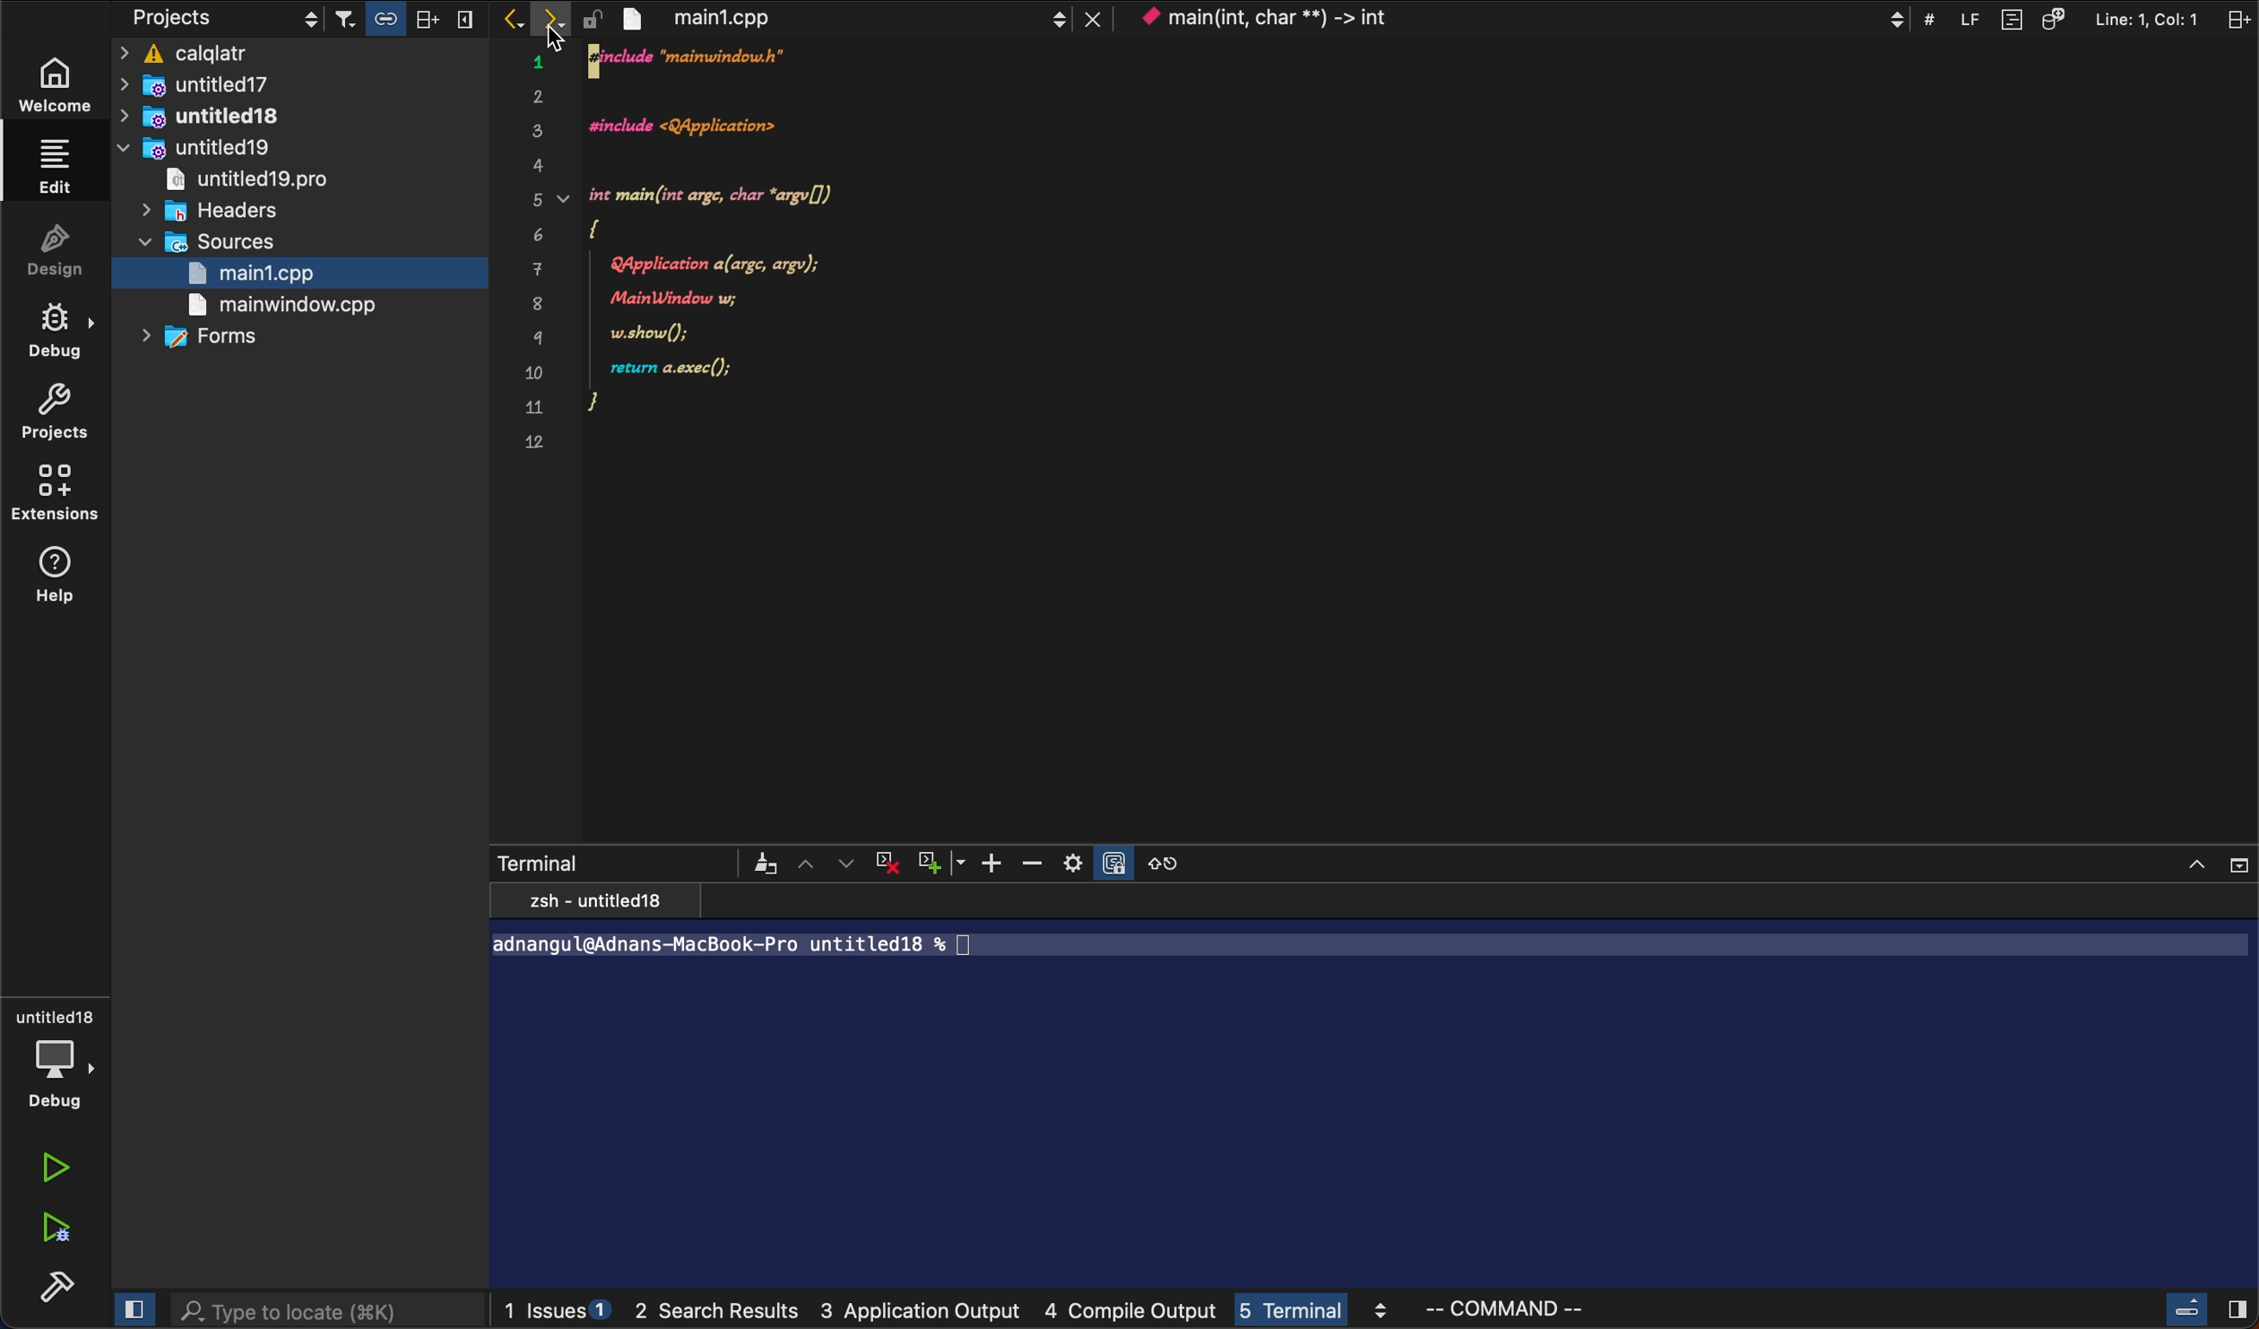 Image resolution: width=2259 pixels, height=1329 pixels. I want to click on run, so click(50, 1168).